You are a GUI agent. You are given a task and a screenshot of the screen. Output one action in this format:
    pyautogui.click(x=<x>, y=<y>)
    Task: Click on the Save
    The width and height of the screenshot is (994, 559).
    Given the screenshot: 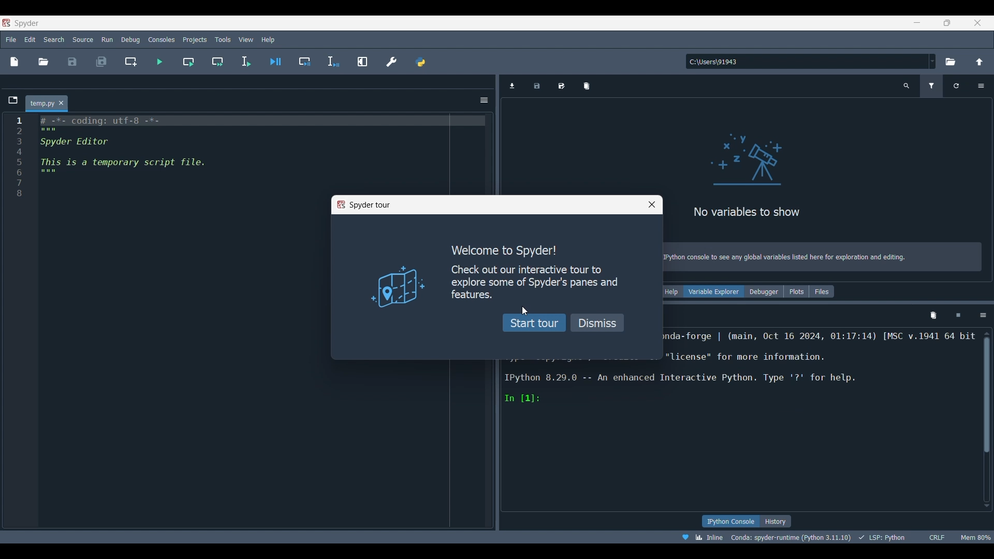 What is the action you would take?
    pyautogui.click(x=72, y=62)
    